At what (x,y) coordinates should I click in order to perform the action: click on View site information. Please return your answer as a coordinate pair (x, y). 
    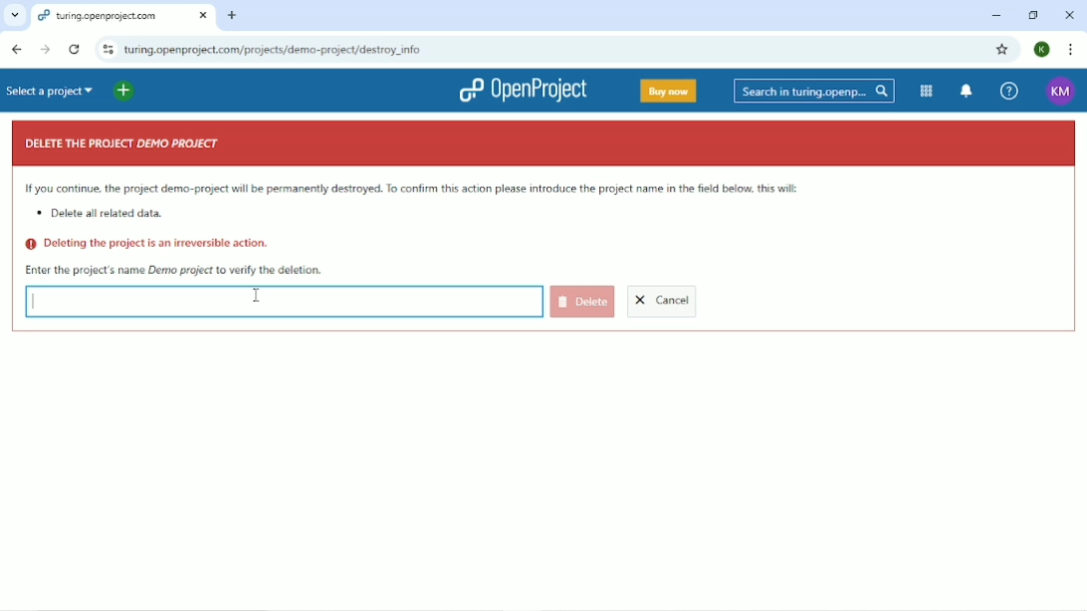
    Looking at the image, I should click on (108, 48).